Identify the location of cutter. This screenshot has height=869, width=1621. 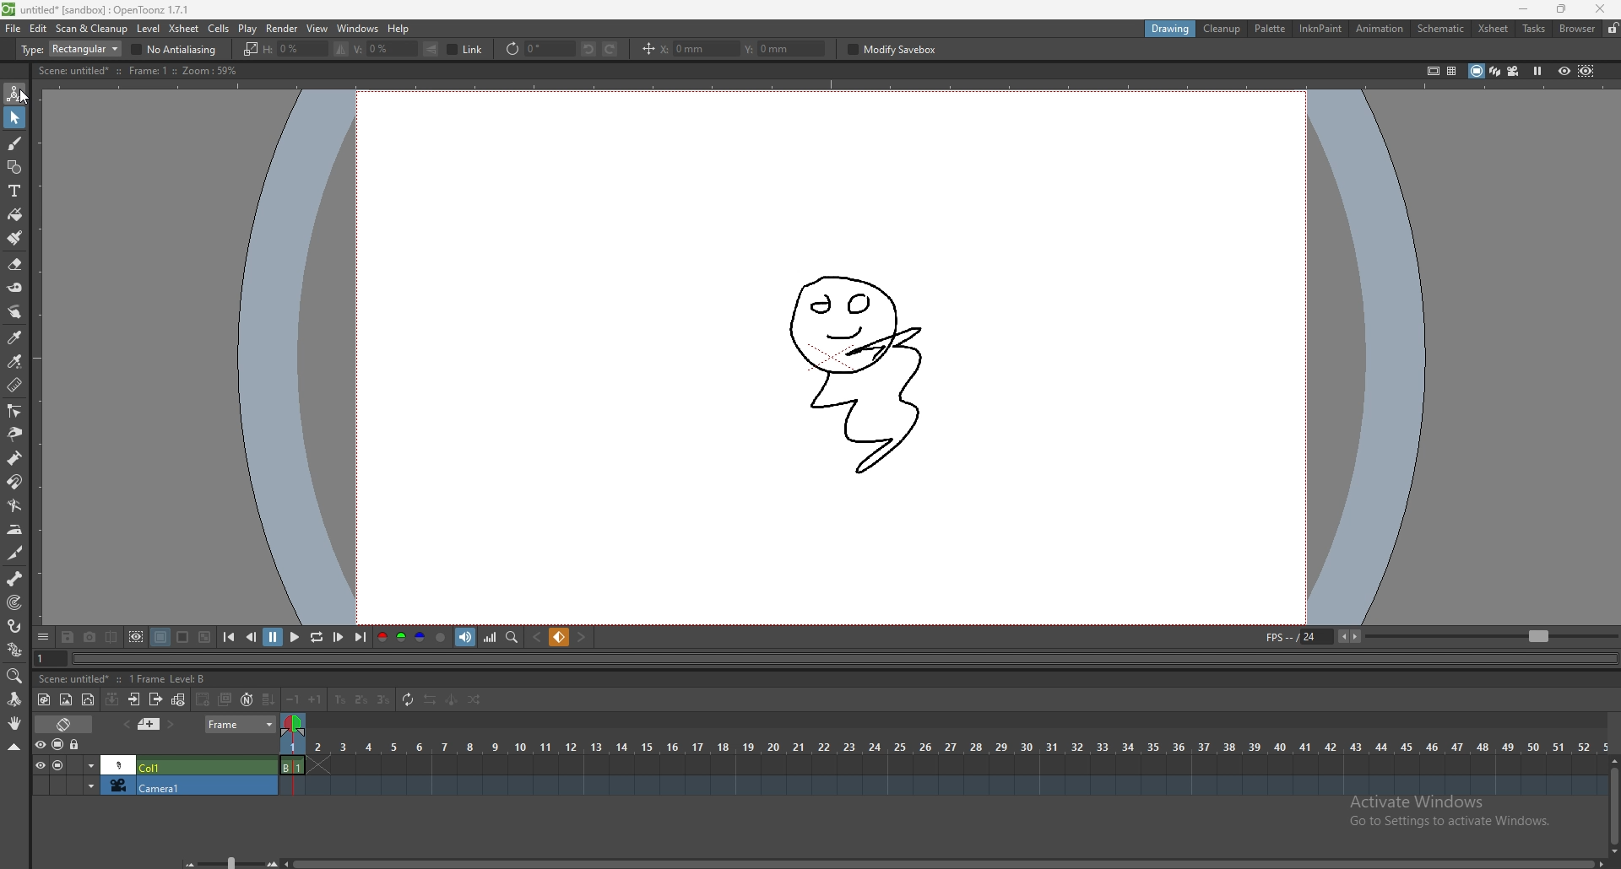
(15, 553).